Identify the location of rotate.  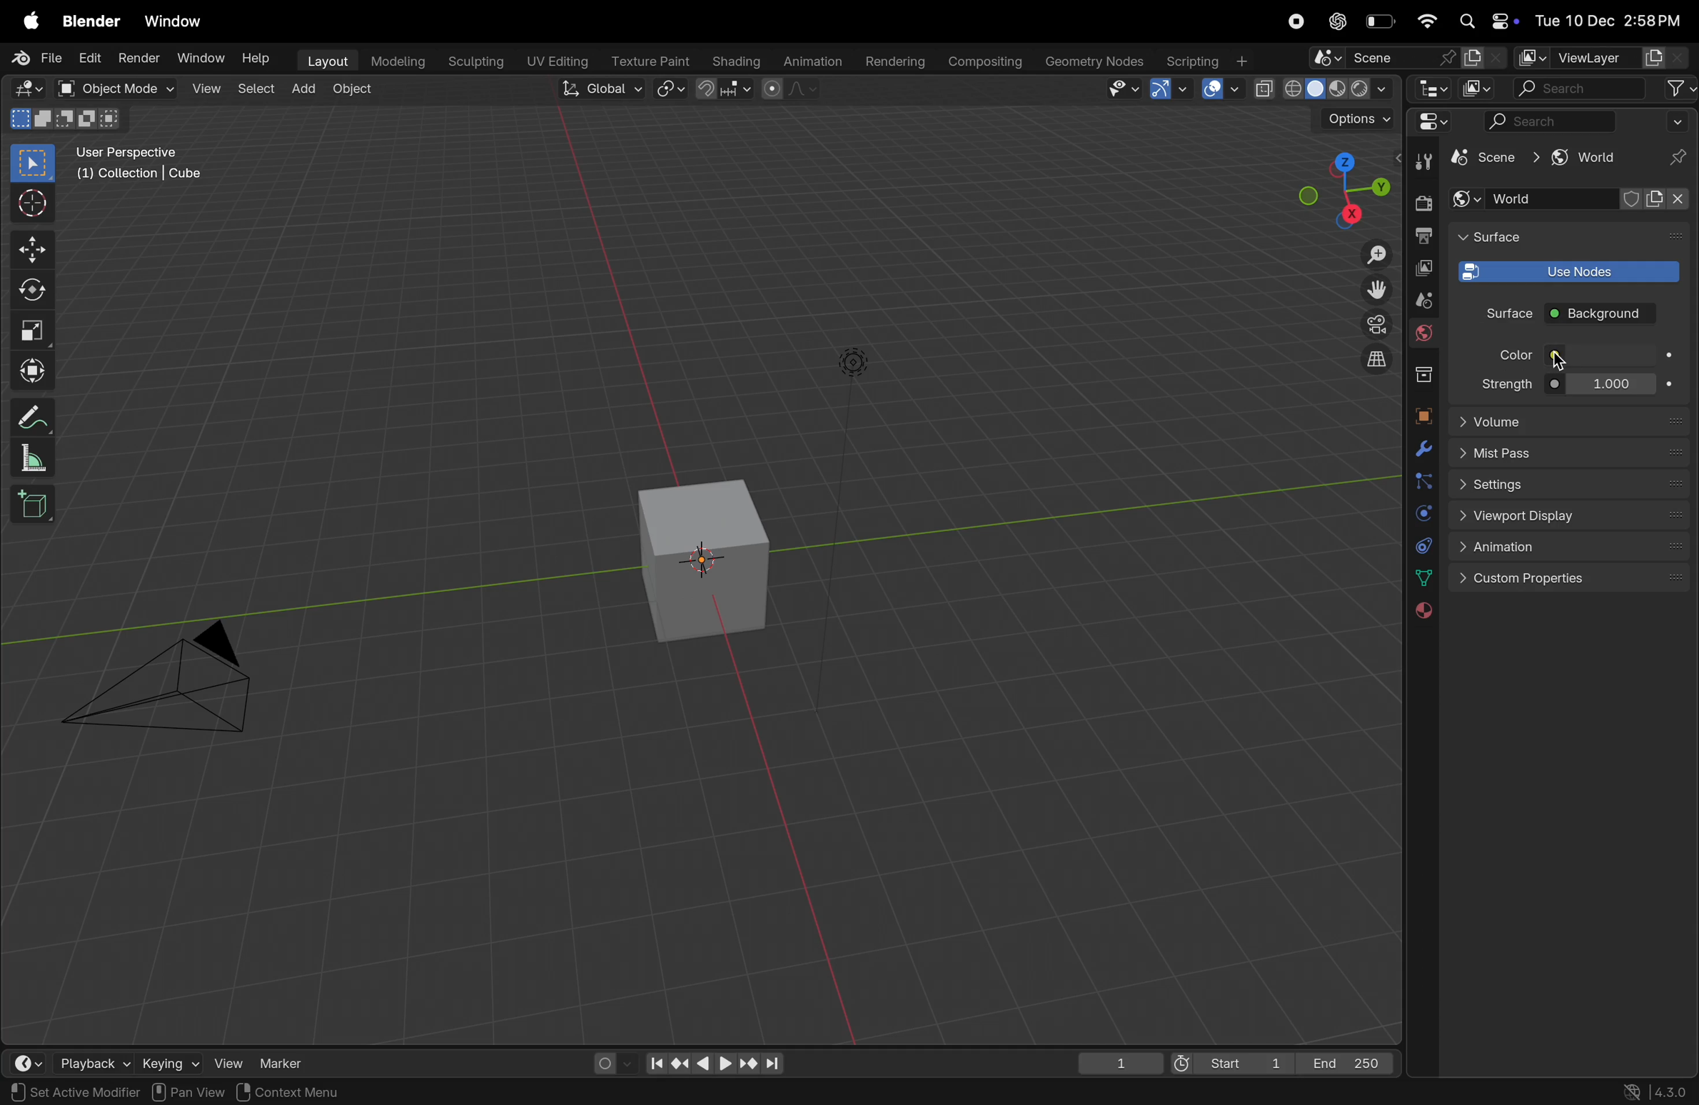
(36, 288).